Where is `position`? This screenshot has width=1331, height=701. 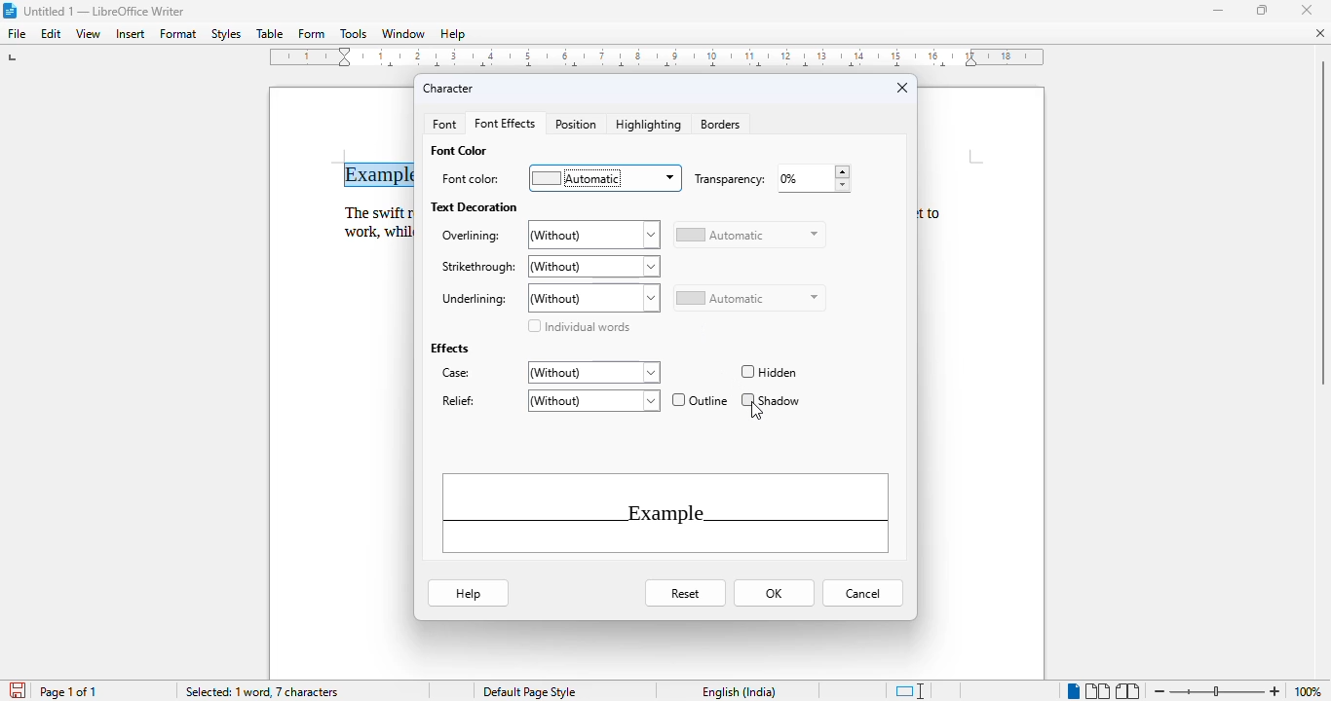 position is located at coordinates (576, 125).